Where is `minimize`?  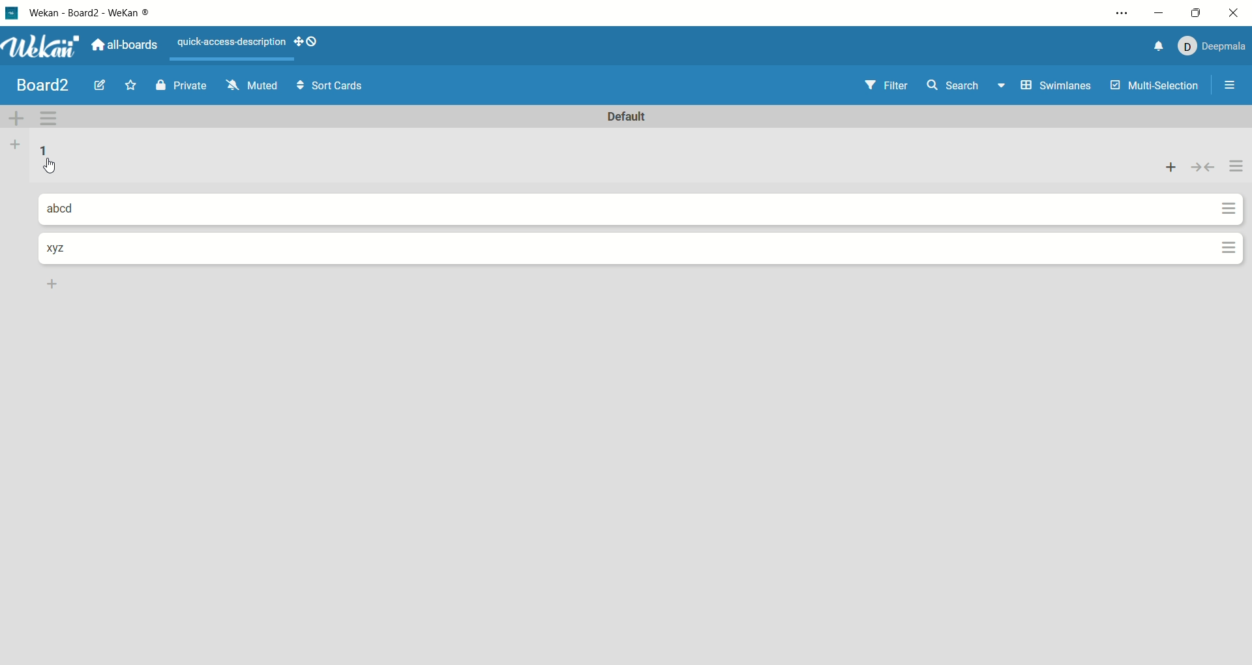 minimize is located at coordinates (1160, 11).